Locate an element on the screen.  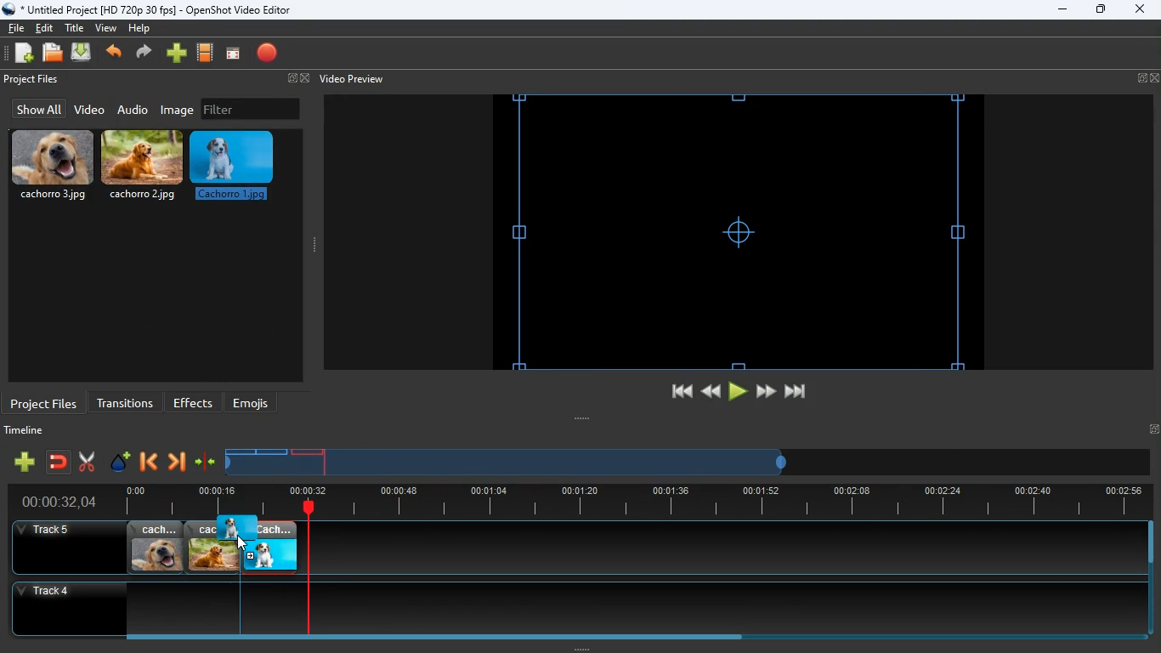
time is located at coordinates (52, 502).